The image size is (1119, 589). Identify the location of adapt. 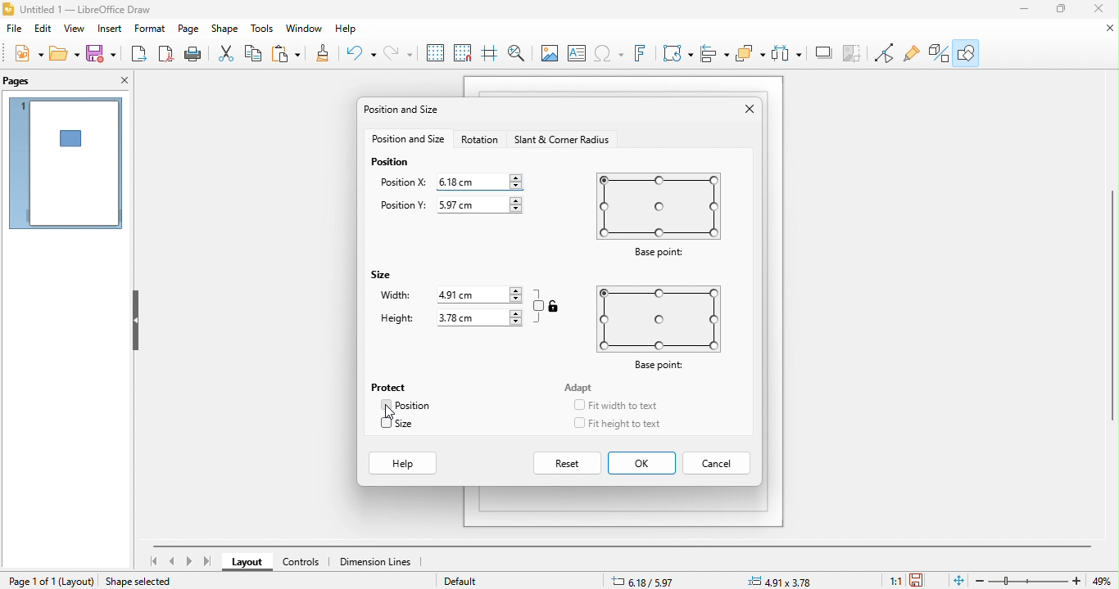
(581, 387).